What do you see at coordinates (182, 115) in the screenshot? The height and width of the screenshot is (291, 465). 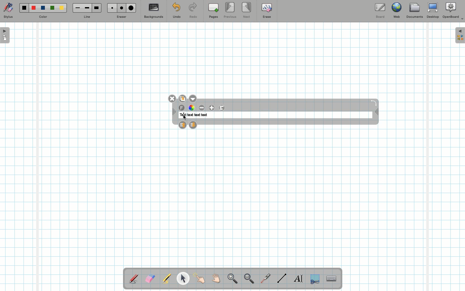 I see `text` at bounding box center [182, 115].